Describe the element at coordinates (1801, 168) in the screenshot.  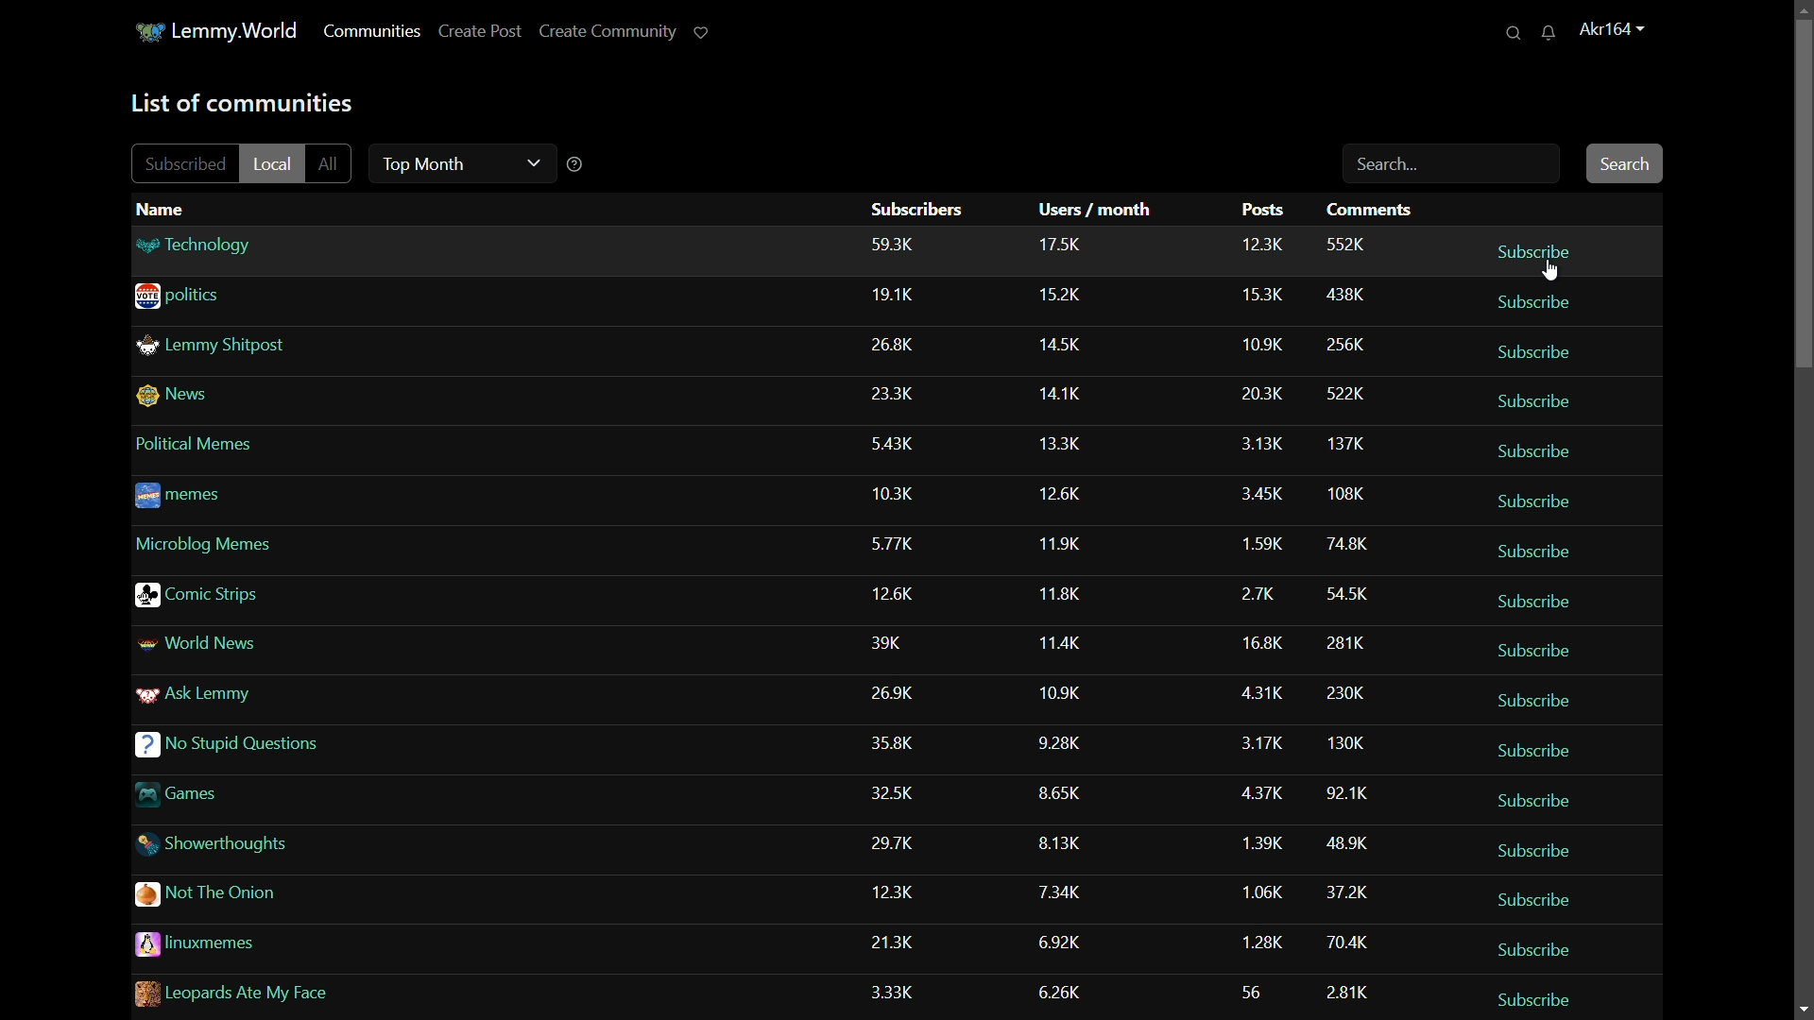
I see `vertical scroll bar` at that location.